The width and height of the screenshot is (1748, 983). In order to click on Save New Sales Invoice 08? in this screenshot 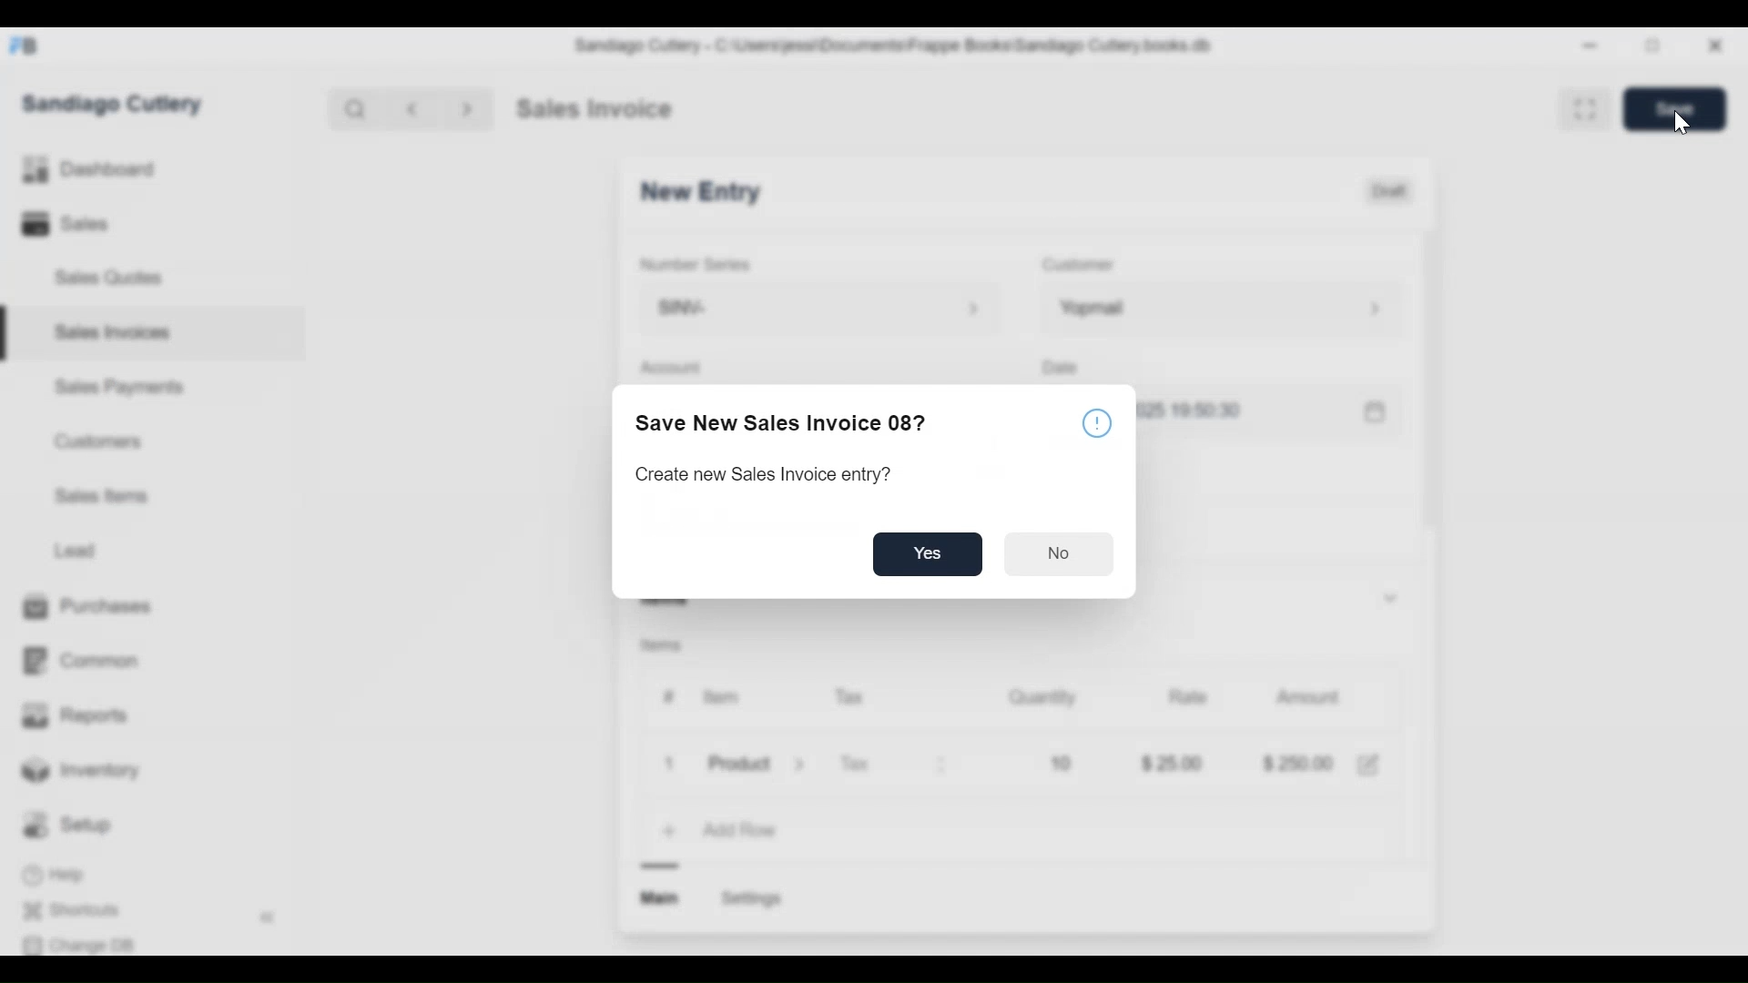, I will do `click(779, 425)`.